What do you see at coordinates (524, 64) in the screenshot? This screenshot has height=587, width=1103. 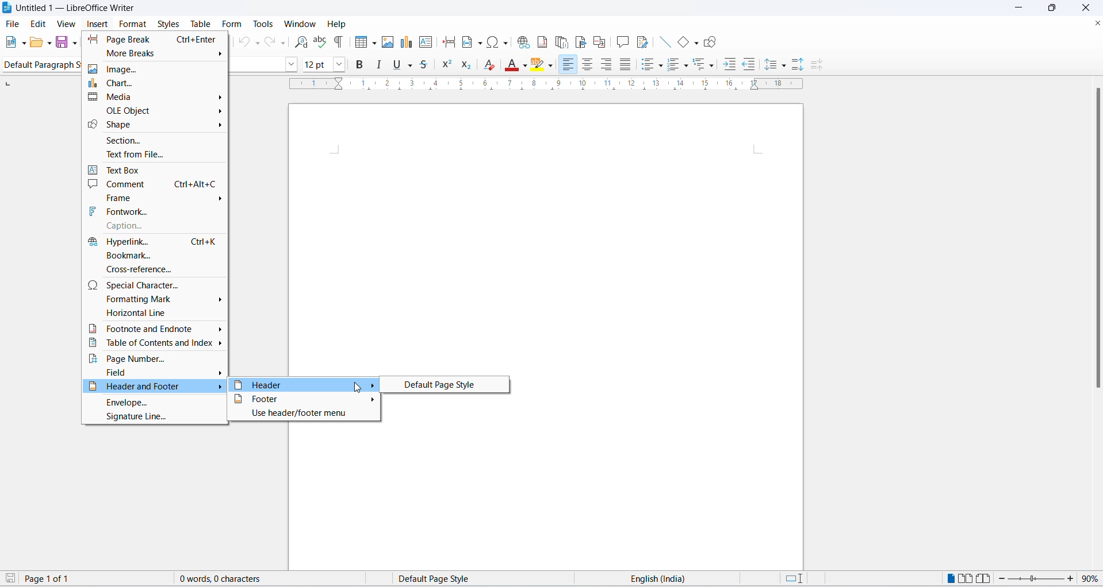 I see `font color options` at bounding box center [524, 64].